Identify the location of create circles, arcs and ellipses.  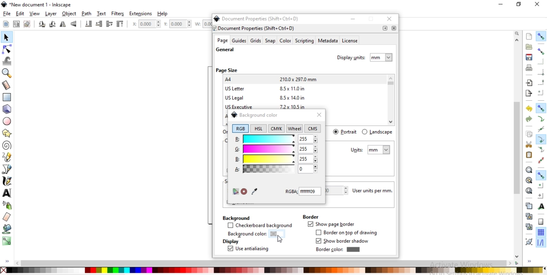
(8, 122).